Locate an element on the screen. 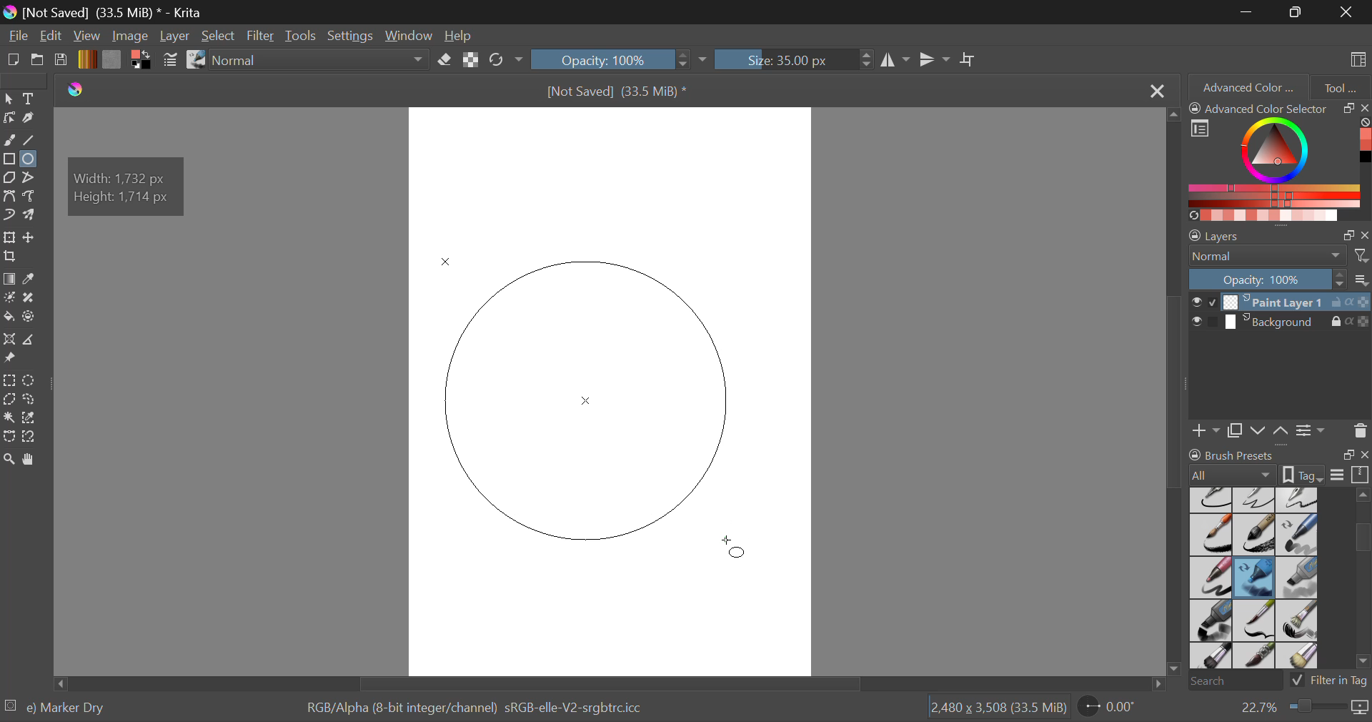  Ink-8 Sumi-e is located at coordinates (1254, 535).